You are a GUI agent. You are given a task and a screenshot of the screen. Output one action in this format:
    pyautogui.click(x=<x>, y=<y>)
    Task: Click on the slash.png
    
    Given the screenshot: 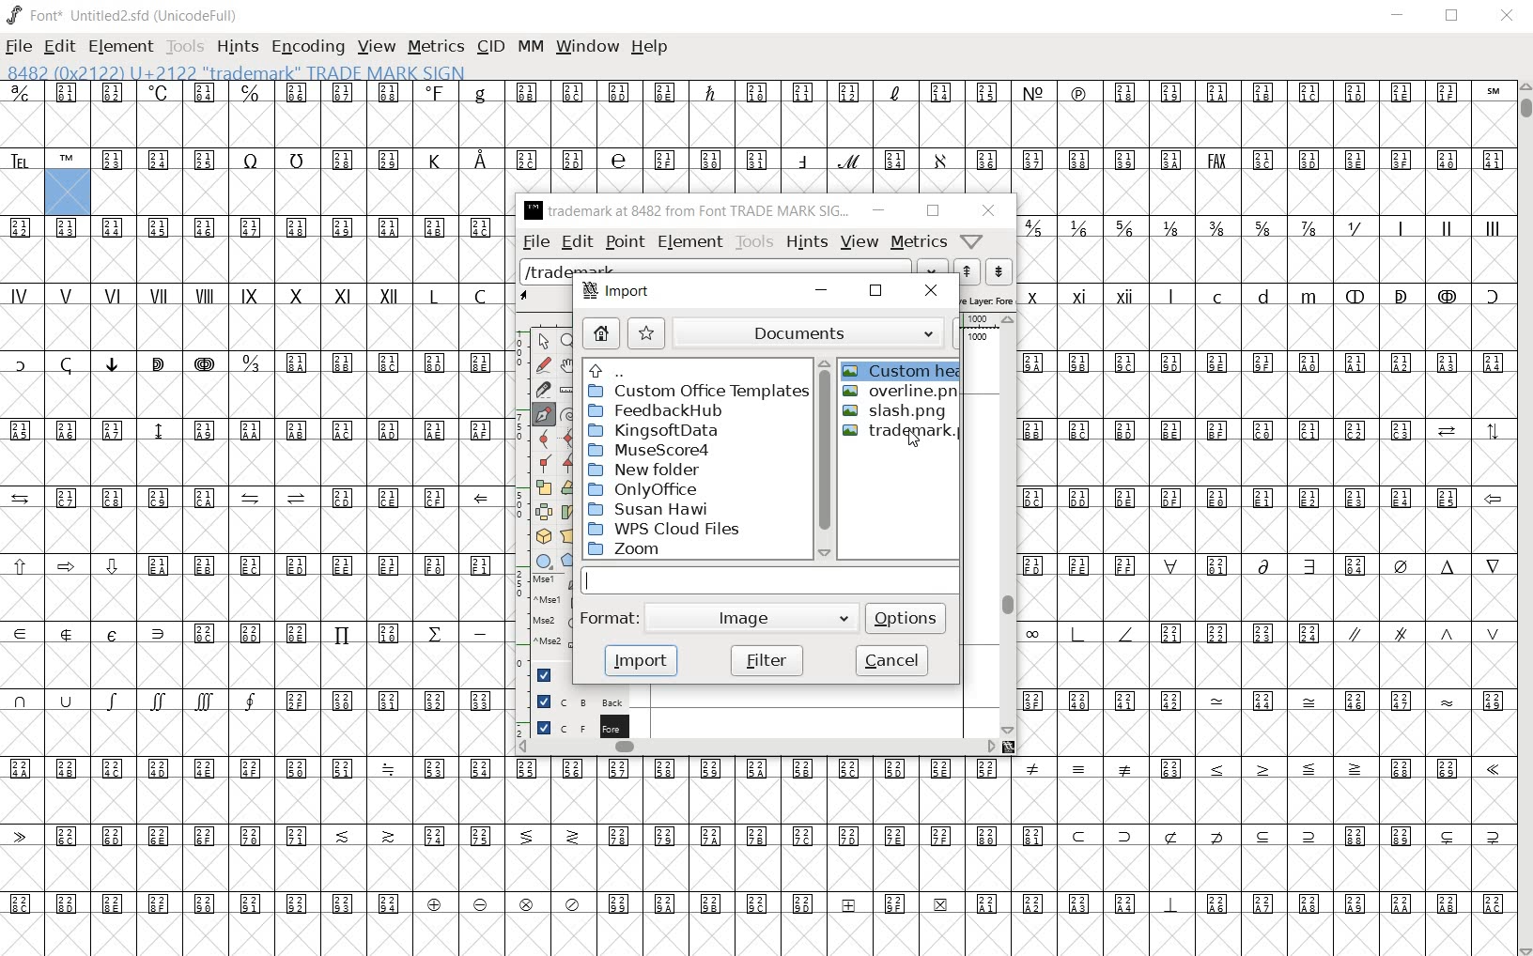 What is the action you would take?
    pyautogui.click(x=899, y=412)
    